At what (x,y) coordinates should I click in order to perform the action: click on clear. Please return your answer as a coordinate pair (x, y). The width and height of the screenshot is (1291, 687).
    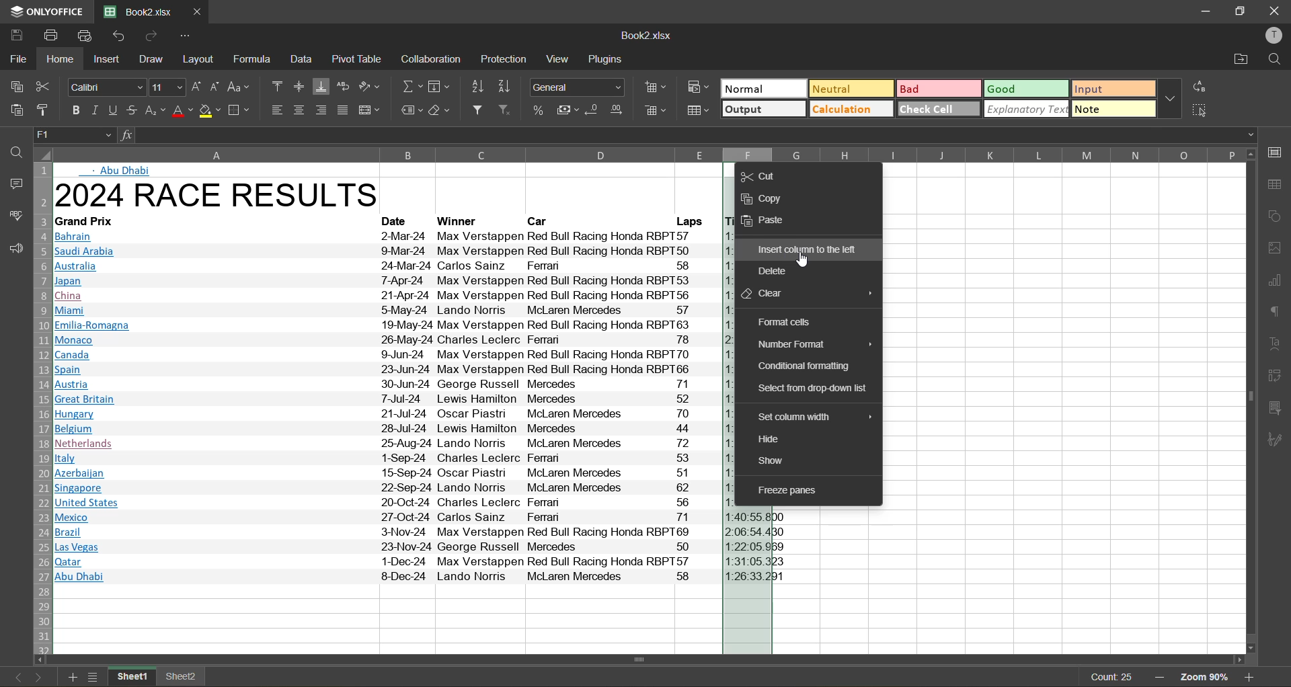
    Looking at the image, I should click on (441, 110).